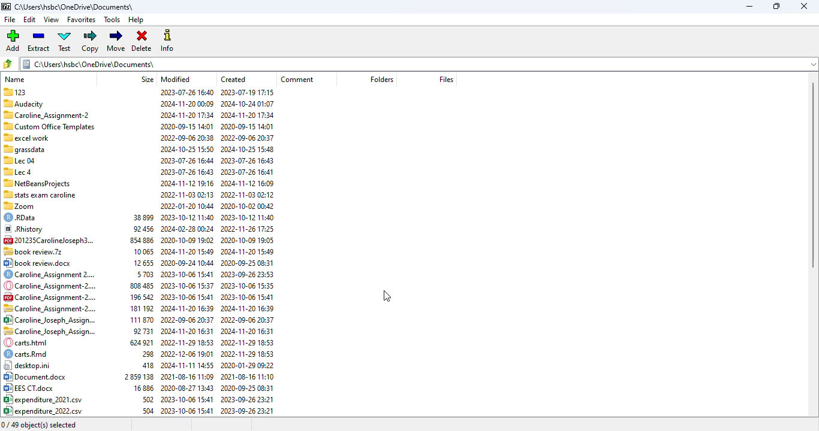 The height and width of the screenshot is (431, 819). Describe the element at coordinates (749, 7) in the screenshot. I see `minimize` at that location.